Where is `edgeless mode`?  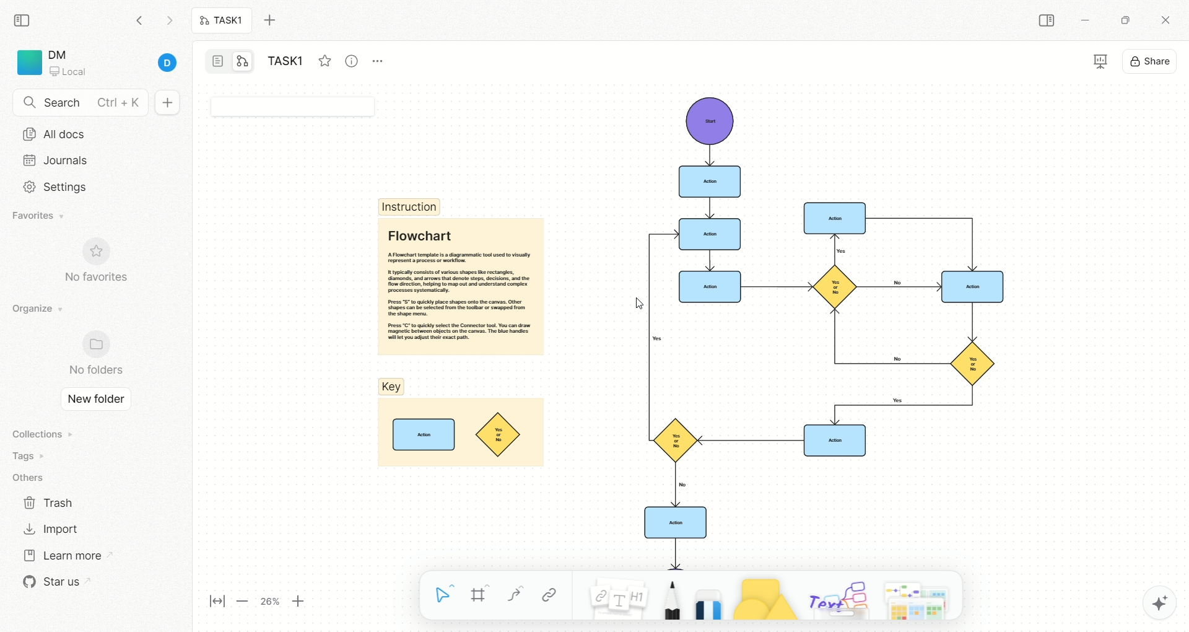
edgeless mode is located at coordinates (243, 61).